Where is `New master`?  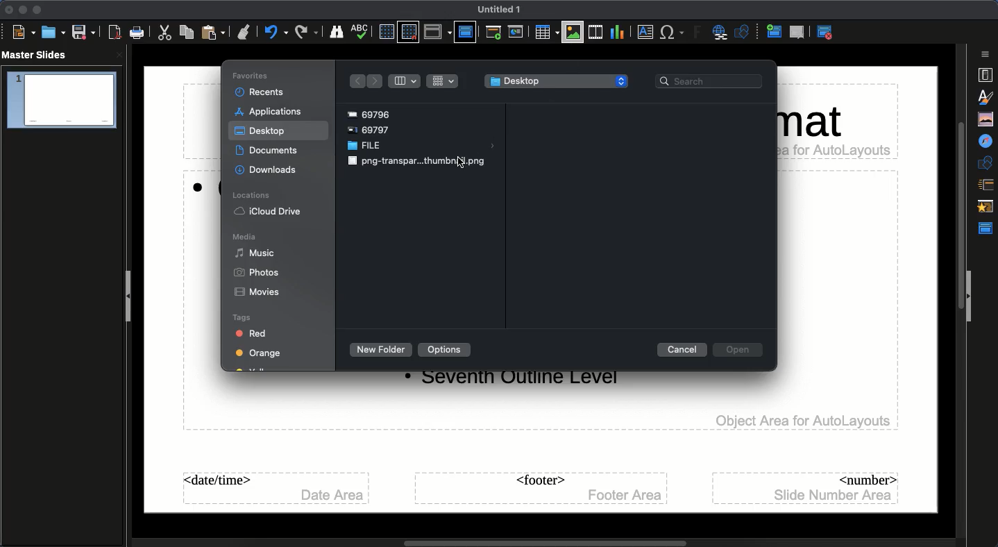
New master is located at coordinates (772, 33).